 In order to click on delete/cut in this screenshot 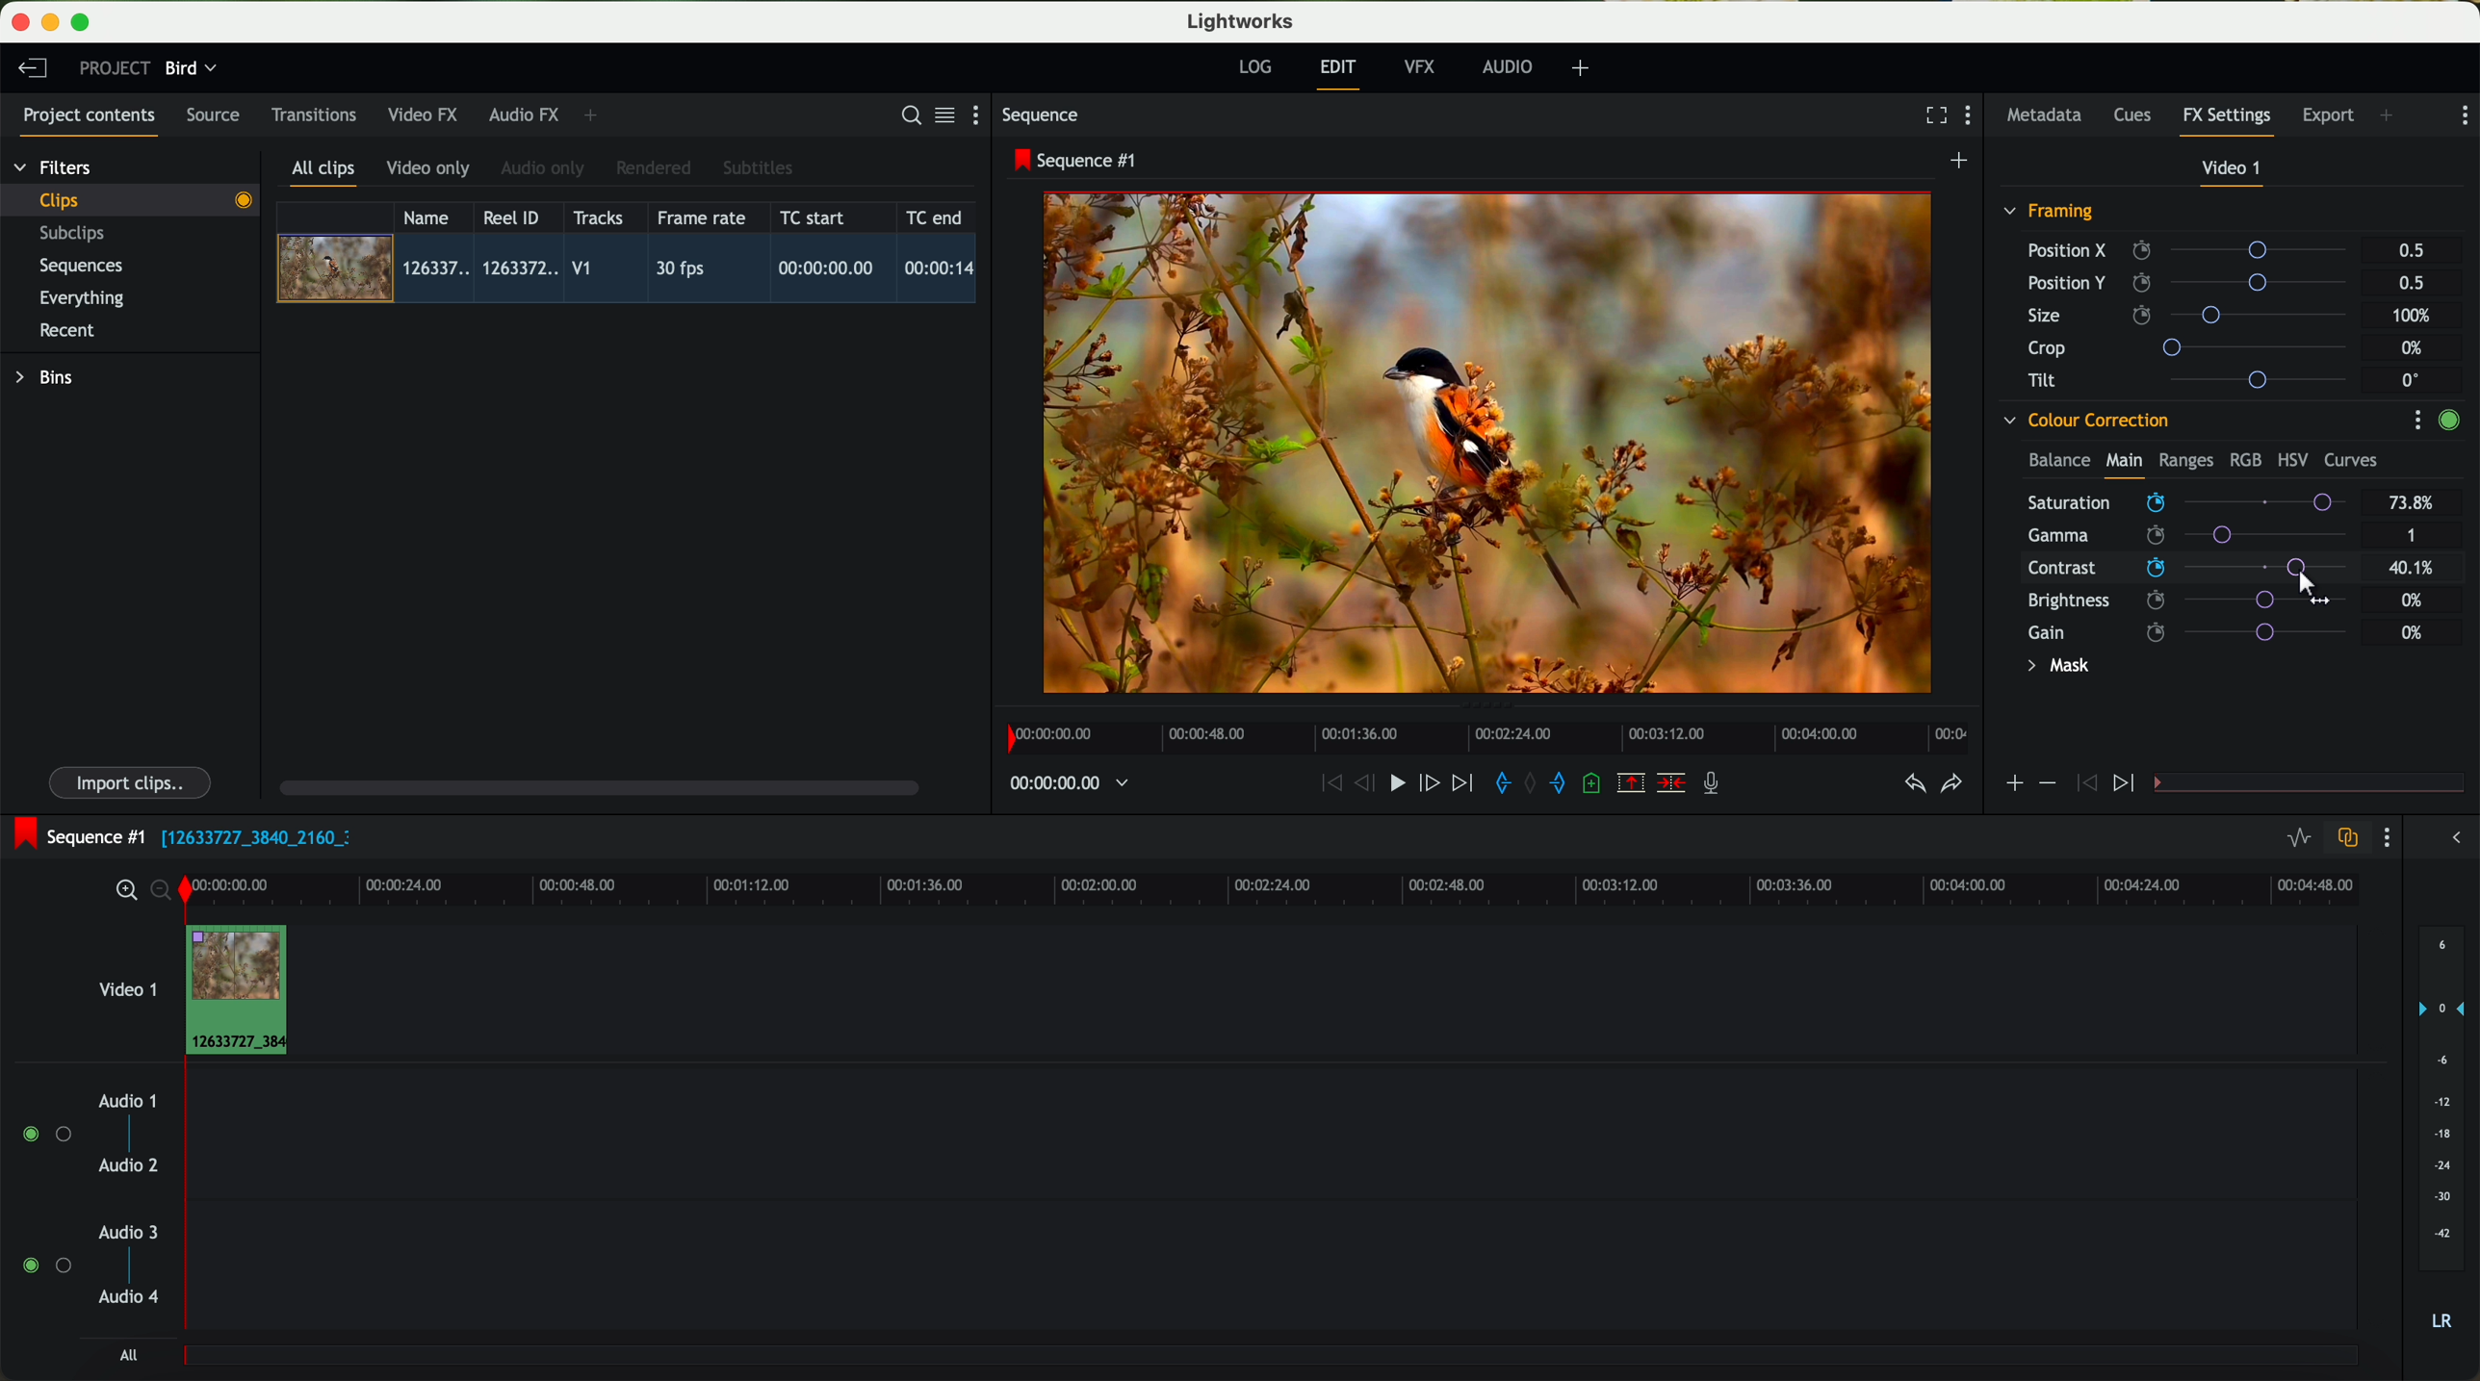, I will do `click(1671, 783)`.